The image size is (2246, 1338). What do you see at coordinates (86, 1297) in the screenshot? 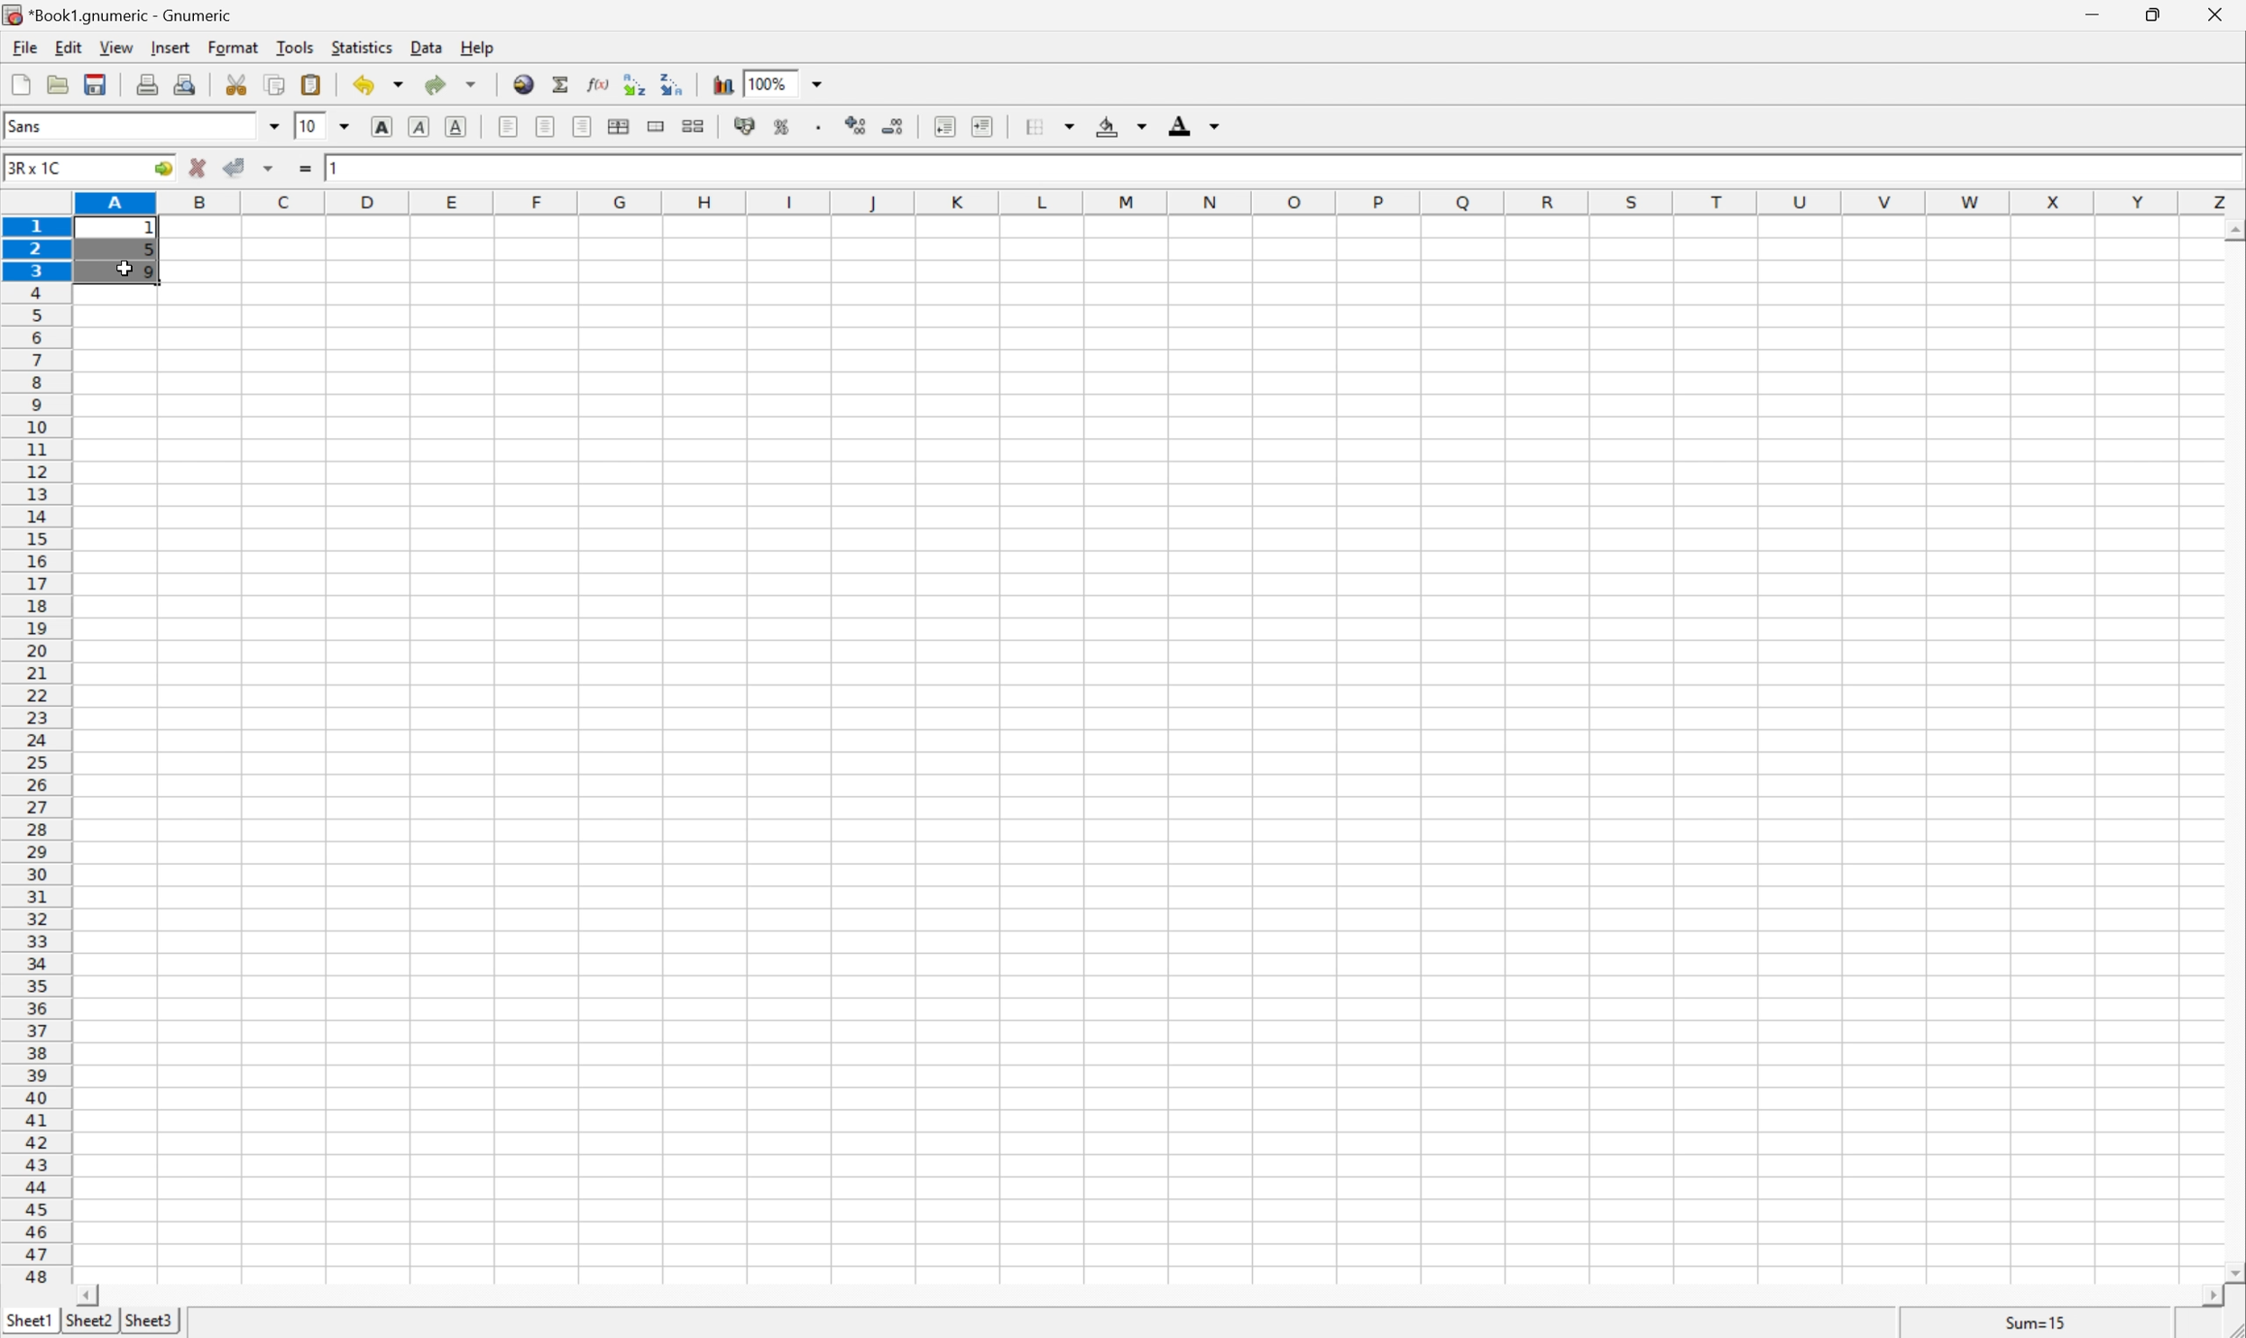
I see `scroll left` at bounding box center [86, 1297].